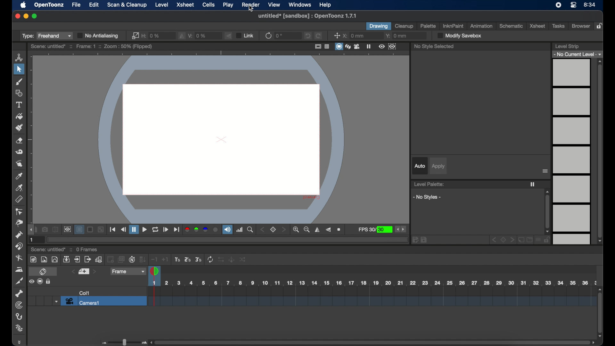 Image resolution: width=615 pixels, height=346 pixels. What do you see at coordinates (20, 317) in the screenshot?
I see `hook tool` at bounding box center [20, 317].